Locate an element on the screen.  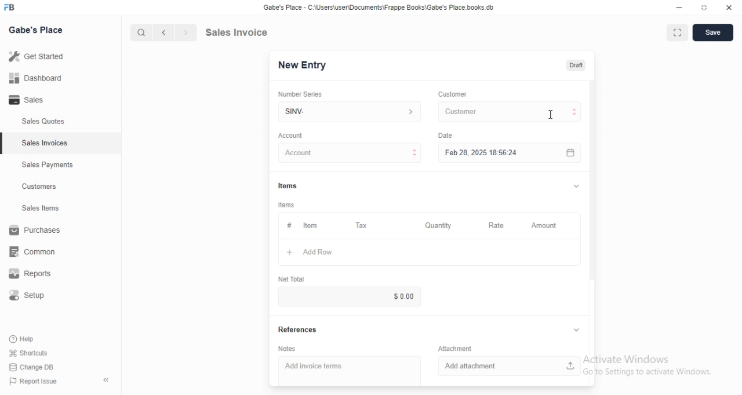
Sales Invoices is located at coordinates (46, 143).